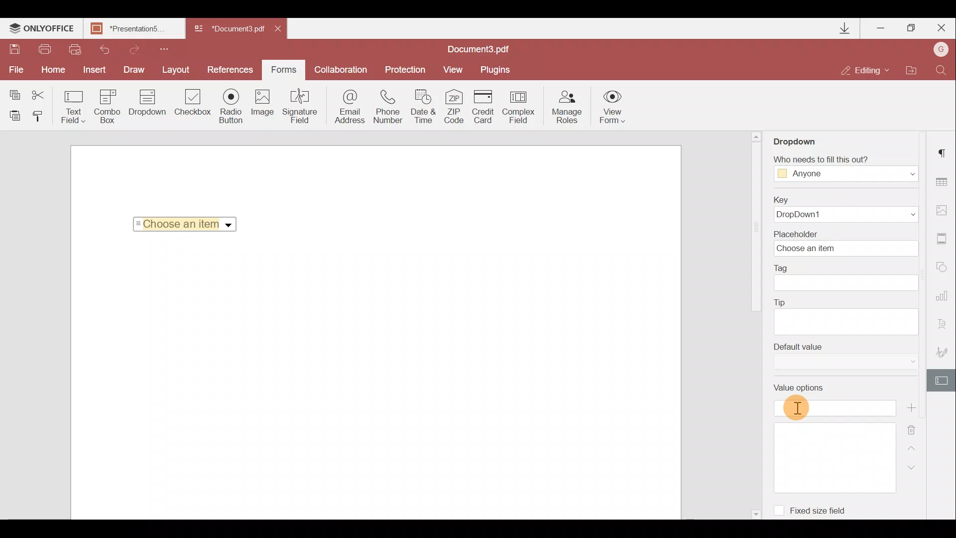  What do you see at coordinates (804, 138) in the screenshot?
I see `Dropdown` at bounding box center [804, 138].